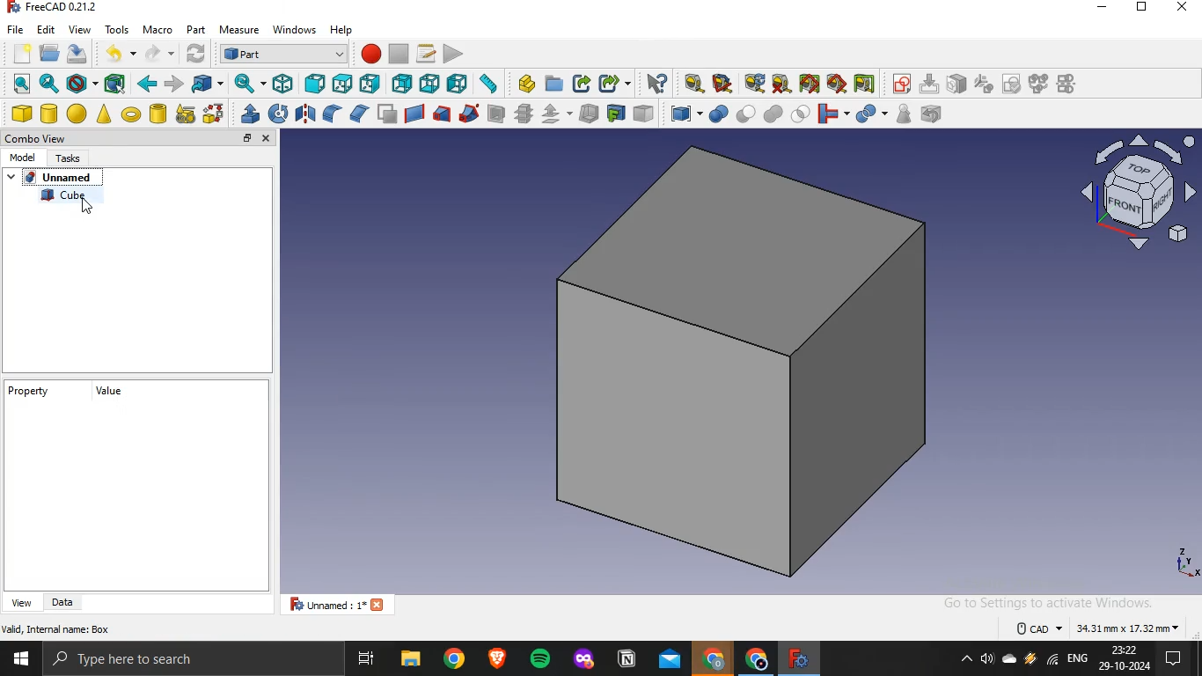 Image resolution: width=1202 pixels, height=676 pixels. I want to click on clear all, so click(781, 84).